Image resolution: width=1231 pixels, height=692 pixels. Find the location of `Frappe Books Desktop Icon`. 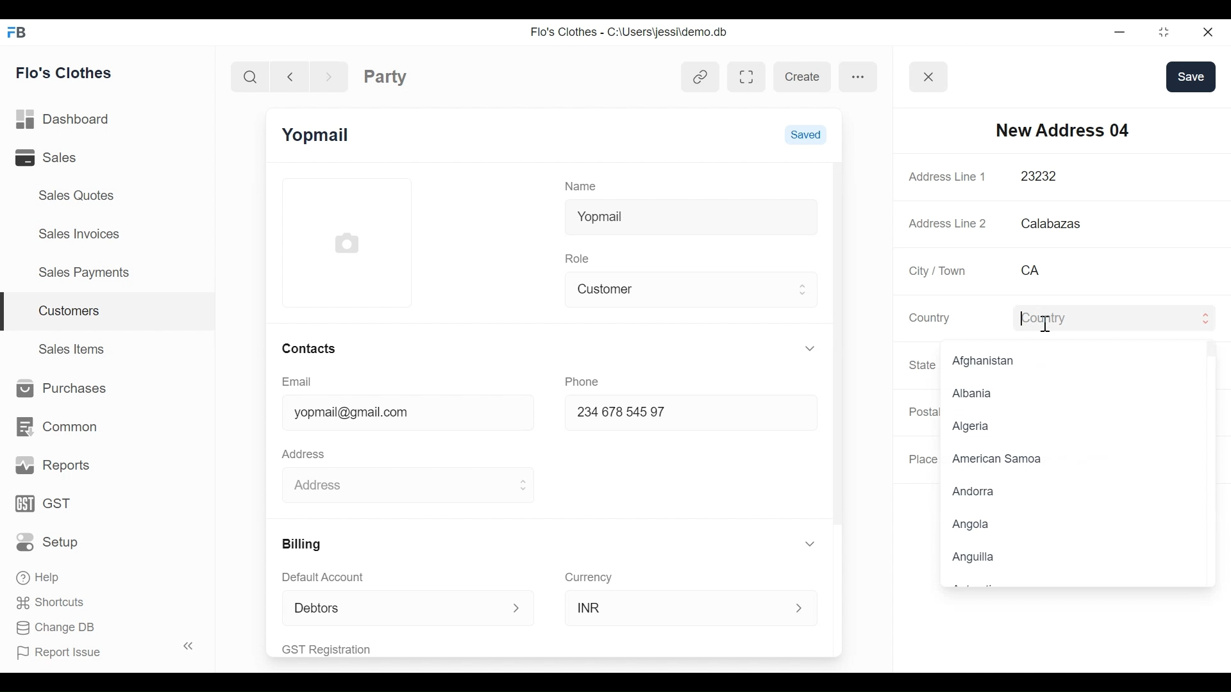

Frappe Books Desktop Icon is located at coordinates (15, 33).